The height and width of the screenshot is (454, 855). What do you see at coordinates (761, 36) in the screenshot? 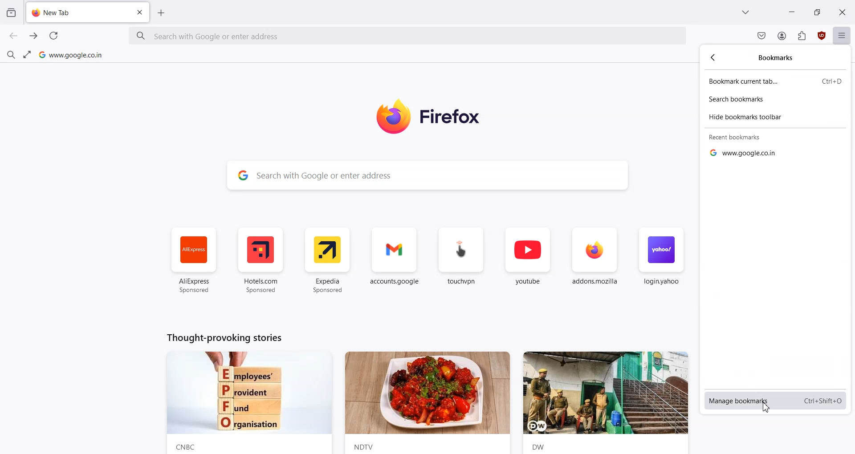
I see `Save to pocket` at bounding box center [761, 36].